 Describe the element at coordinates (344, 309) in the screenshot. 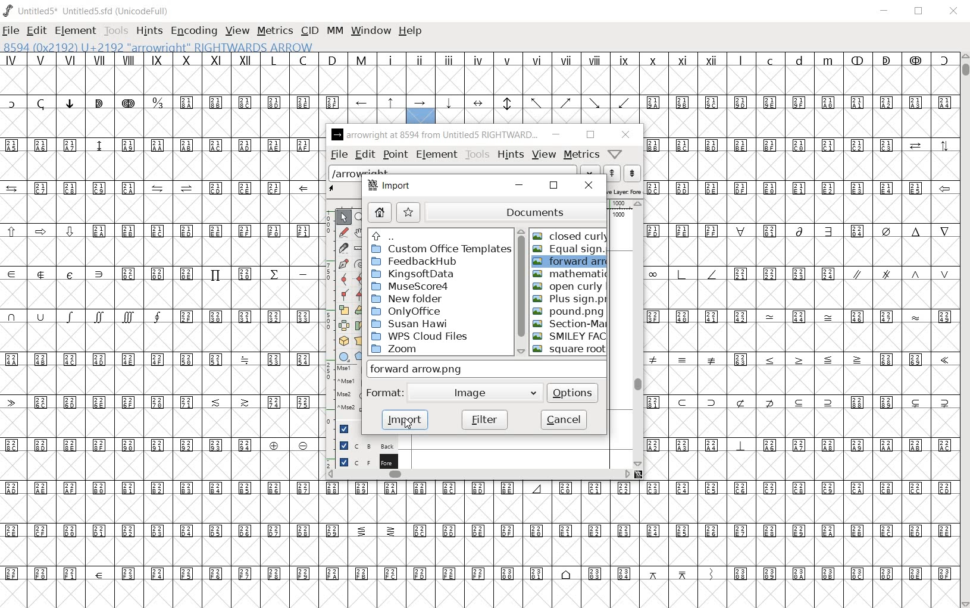

I see `scale the selection` at that location.